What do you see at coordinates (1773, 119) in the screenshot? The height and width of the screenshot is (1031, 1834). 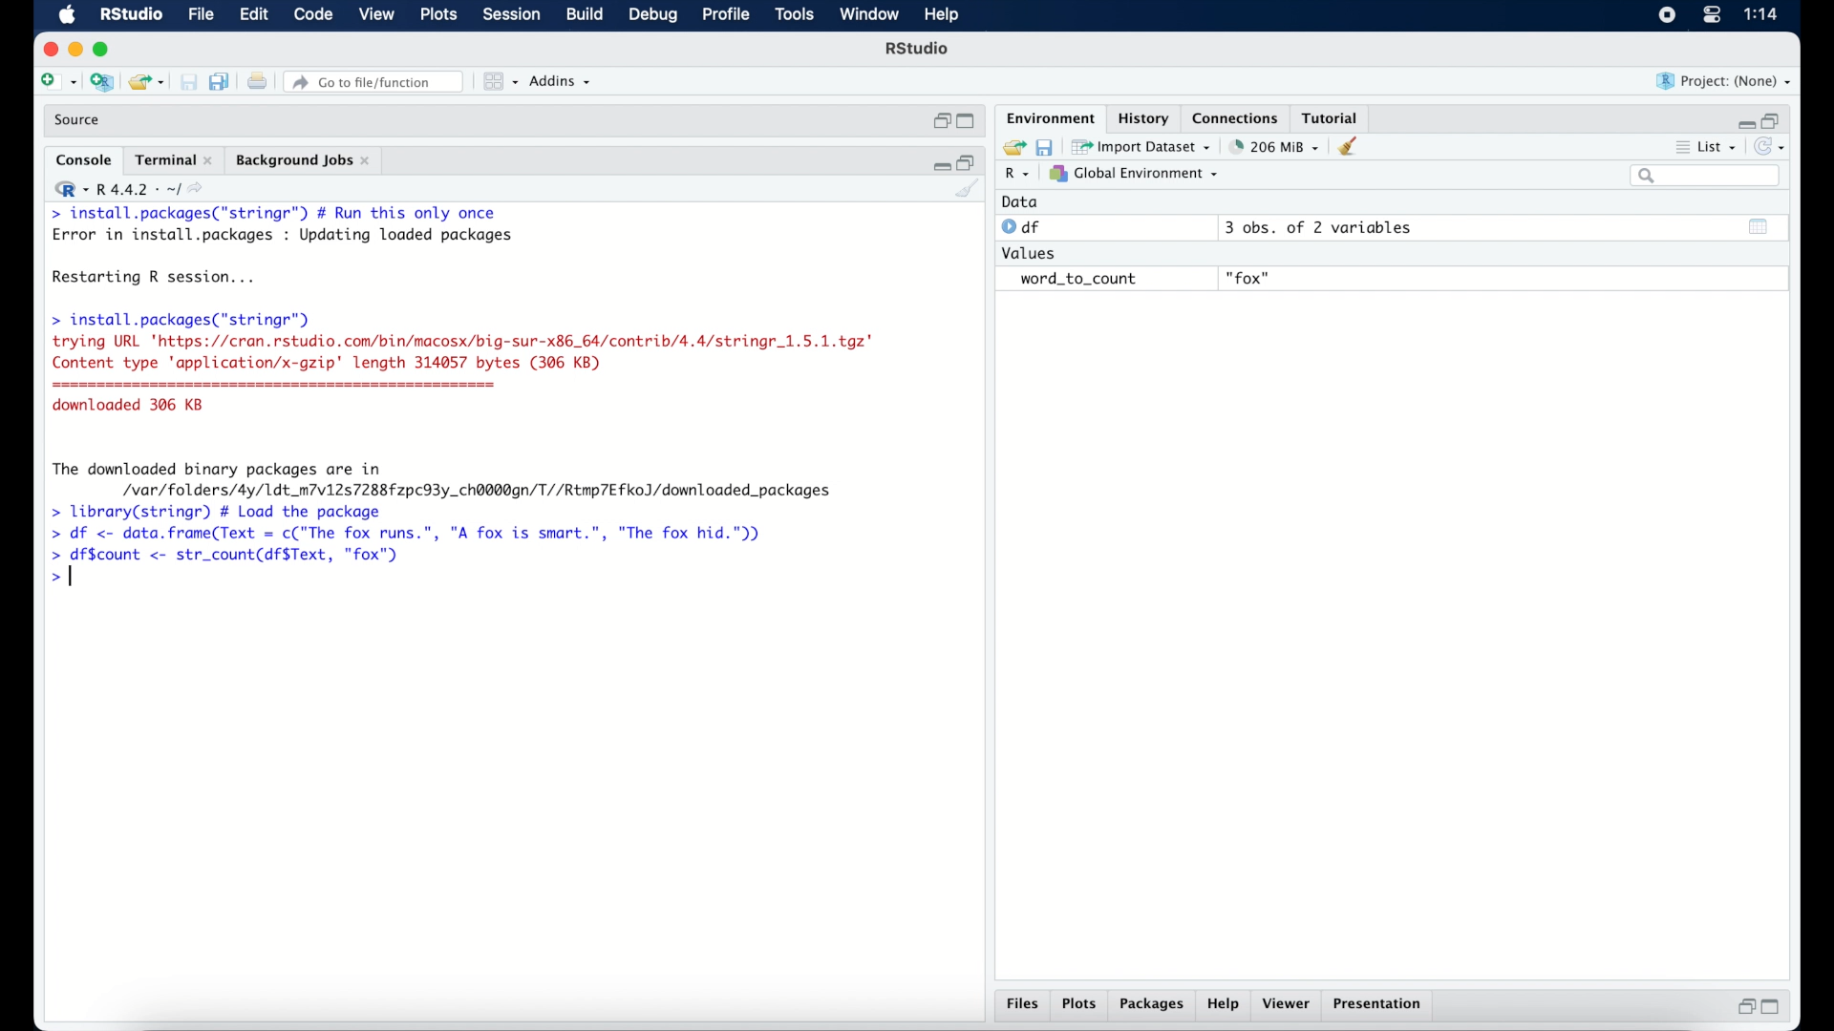 I see `restore down` at bounding box center [1773, 119].